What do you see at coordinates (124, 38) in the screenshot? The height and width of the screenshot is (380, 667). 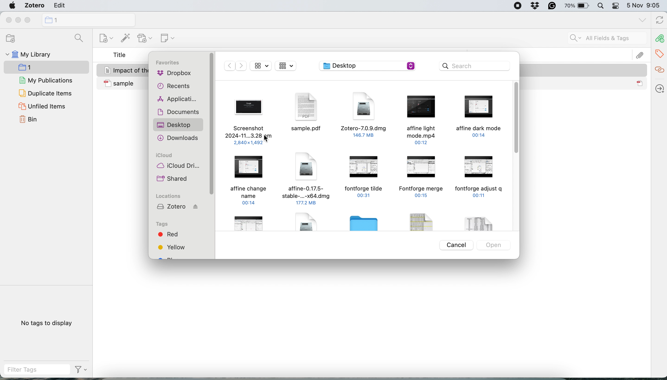 I see `add item by identifier` at bounding box center [124, 38].